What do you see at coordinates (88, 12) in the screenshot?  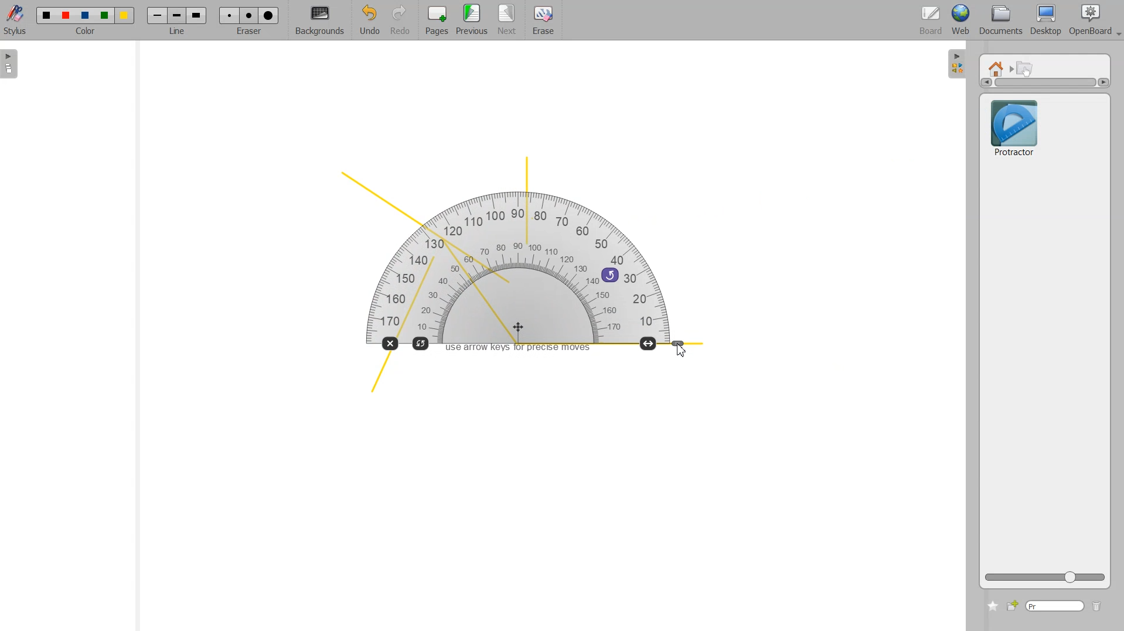 I see `Color` at bounding box center [88, 12].